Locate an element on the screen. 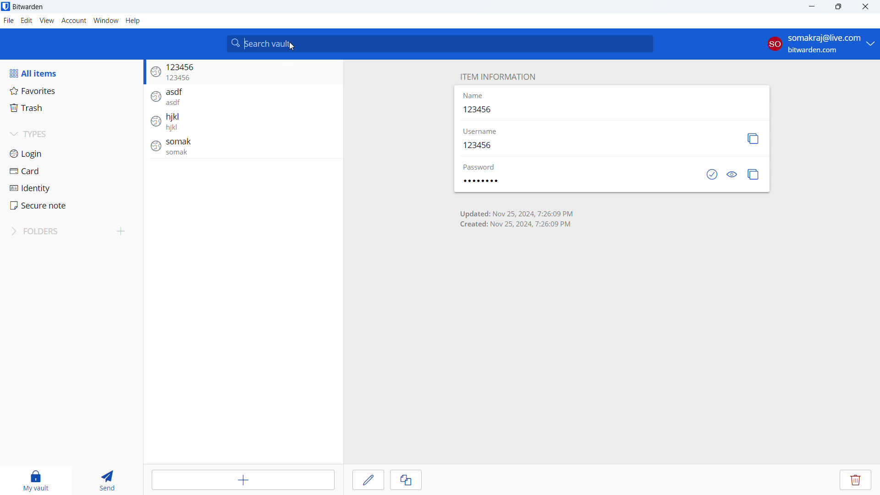 This screenshot has height=495, width=880. send is located at coordinates (106, 479).